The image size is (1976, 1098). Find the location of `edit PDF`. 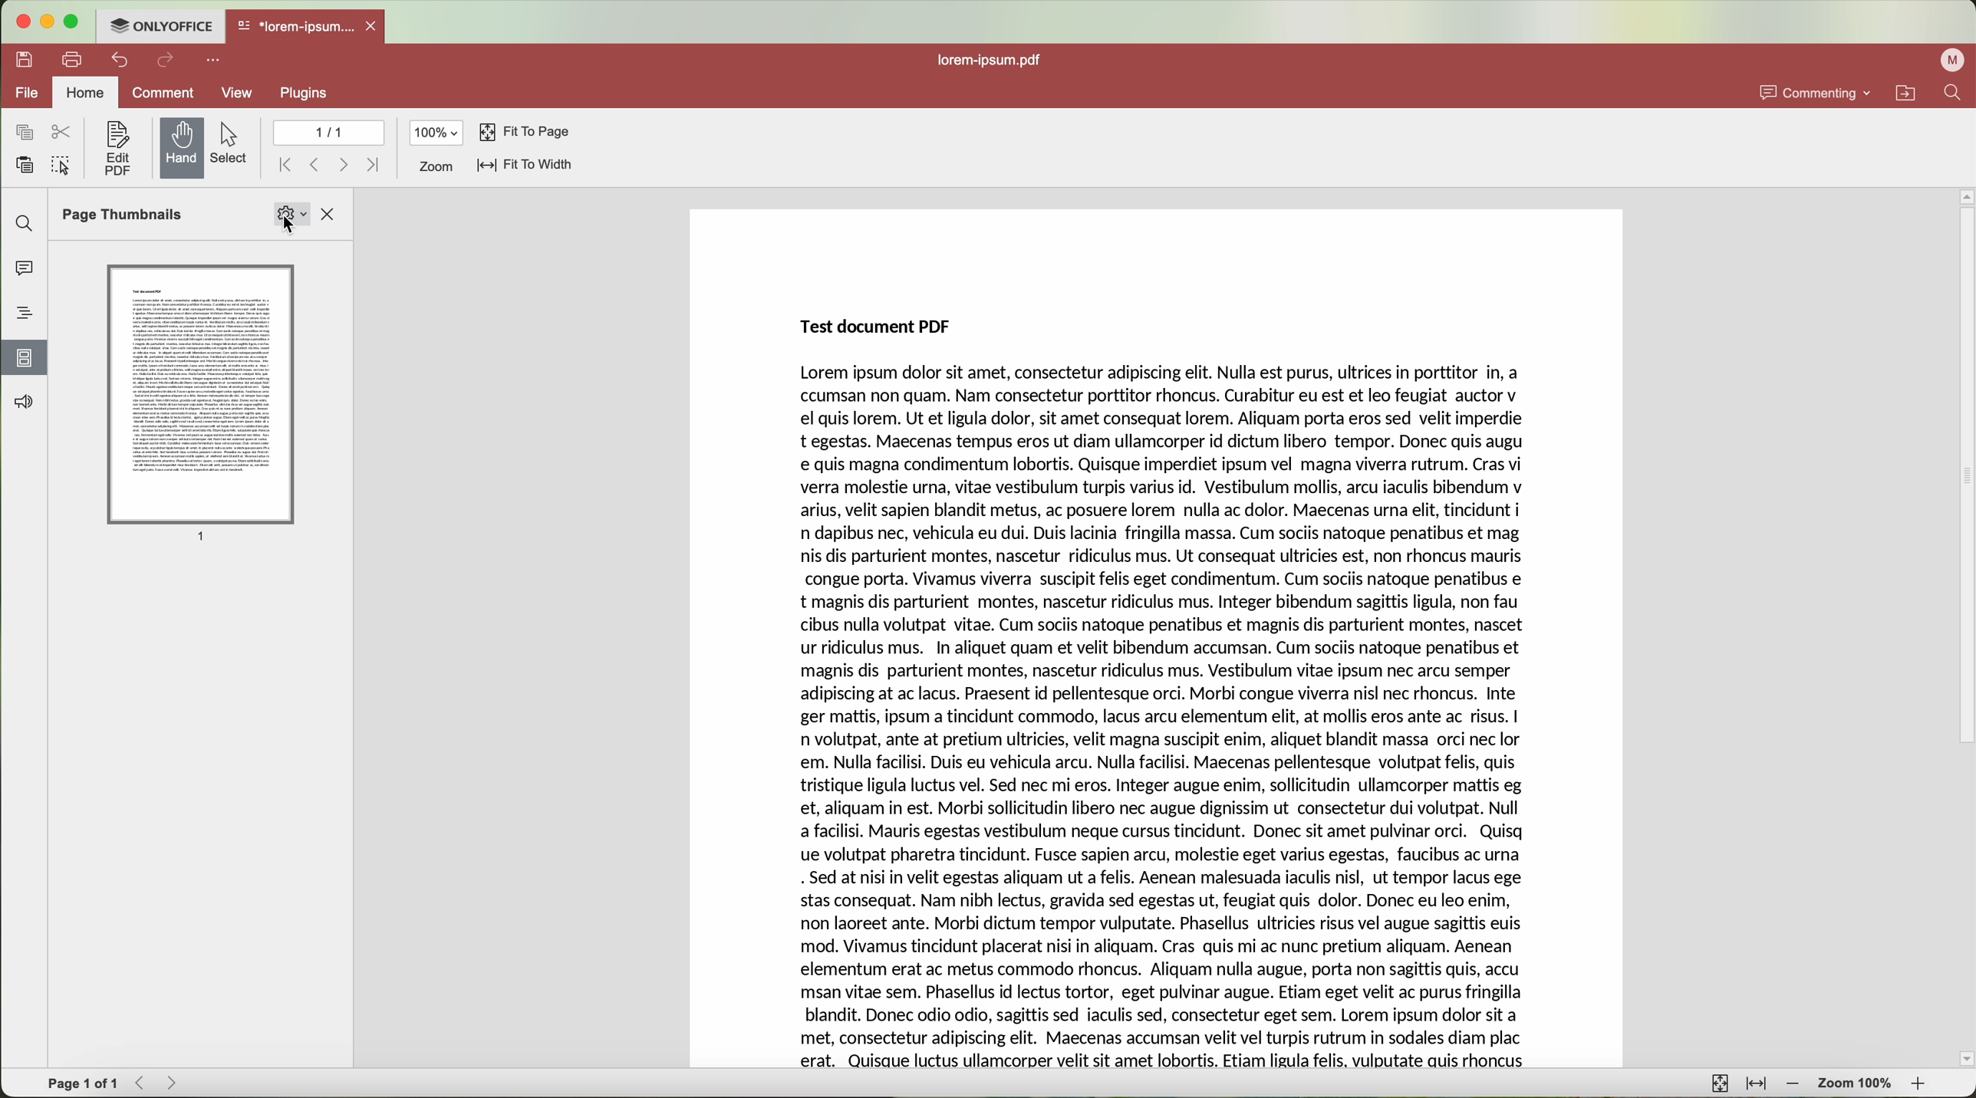

edit PDF is located at coordinates (114, 147).